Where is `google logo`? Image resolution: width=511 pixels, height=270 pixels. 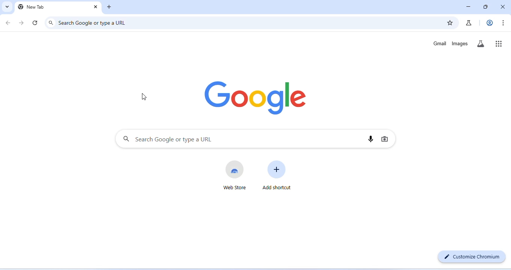 google logo is located at coordinates (255, 99).